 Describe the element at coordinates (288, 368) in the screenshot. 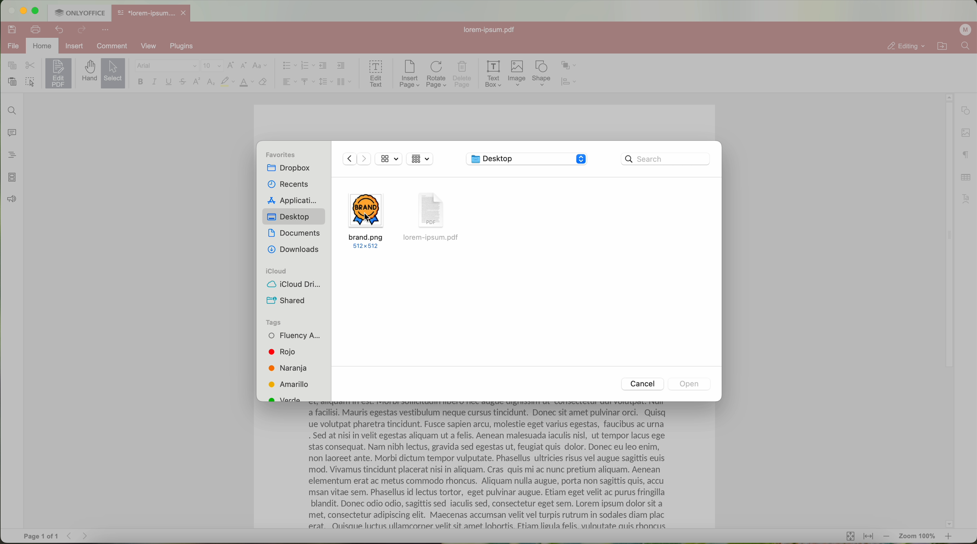

I see `Naranja` at that location.